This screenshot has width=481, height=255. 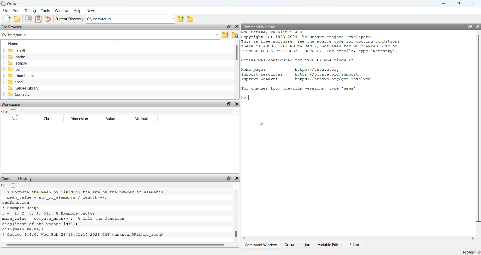 I want to click on Current Directory:, so click(x=70, y=19).